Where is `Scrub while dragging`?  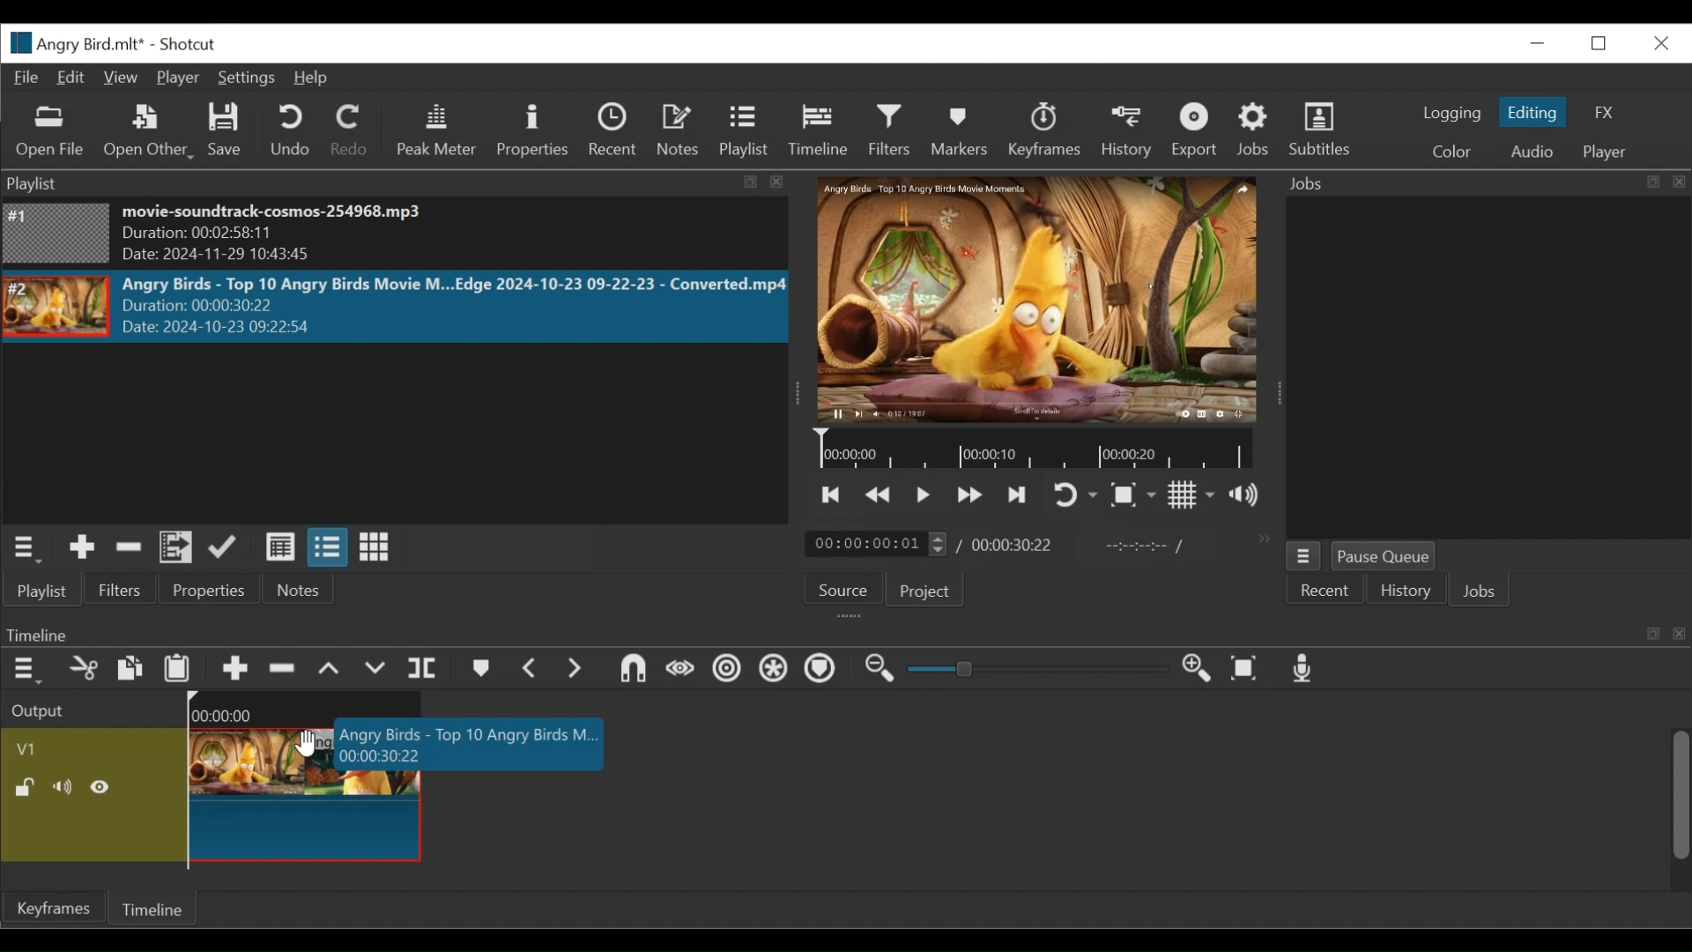 Scrub while dragging is located at coordinates (678, 670).